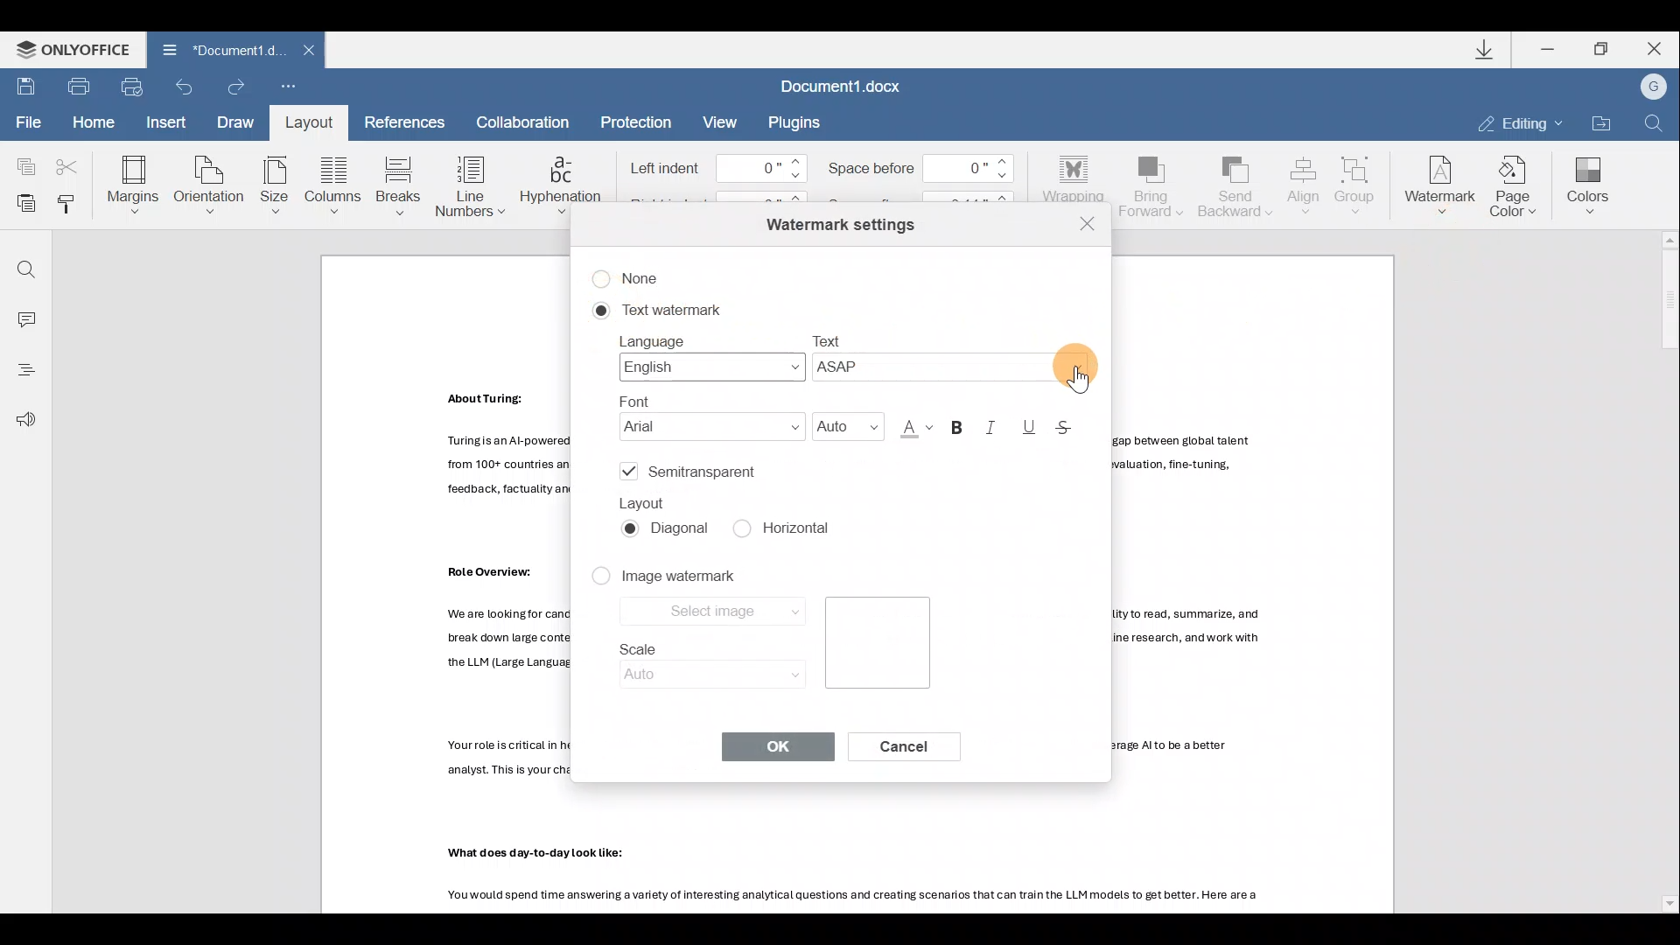 Image resolution: width=1680 pixels, height=945 pixels. Describe the element at coordinates (957, 356) in the screenshot. I see `Text` at that location.